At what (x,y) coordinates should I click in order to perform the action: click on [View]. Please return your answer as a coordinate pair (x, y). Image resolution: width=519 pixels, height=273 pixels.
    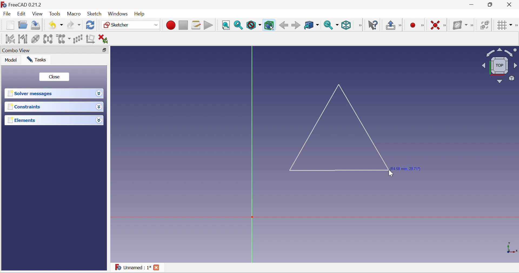
    Looking at the image, I should click on (358, 25).